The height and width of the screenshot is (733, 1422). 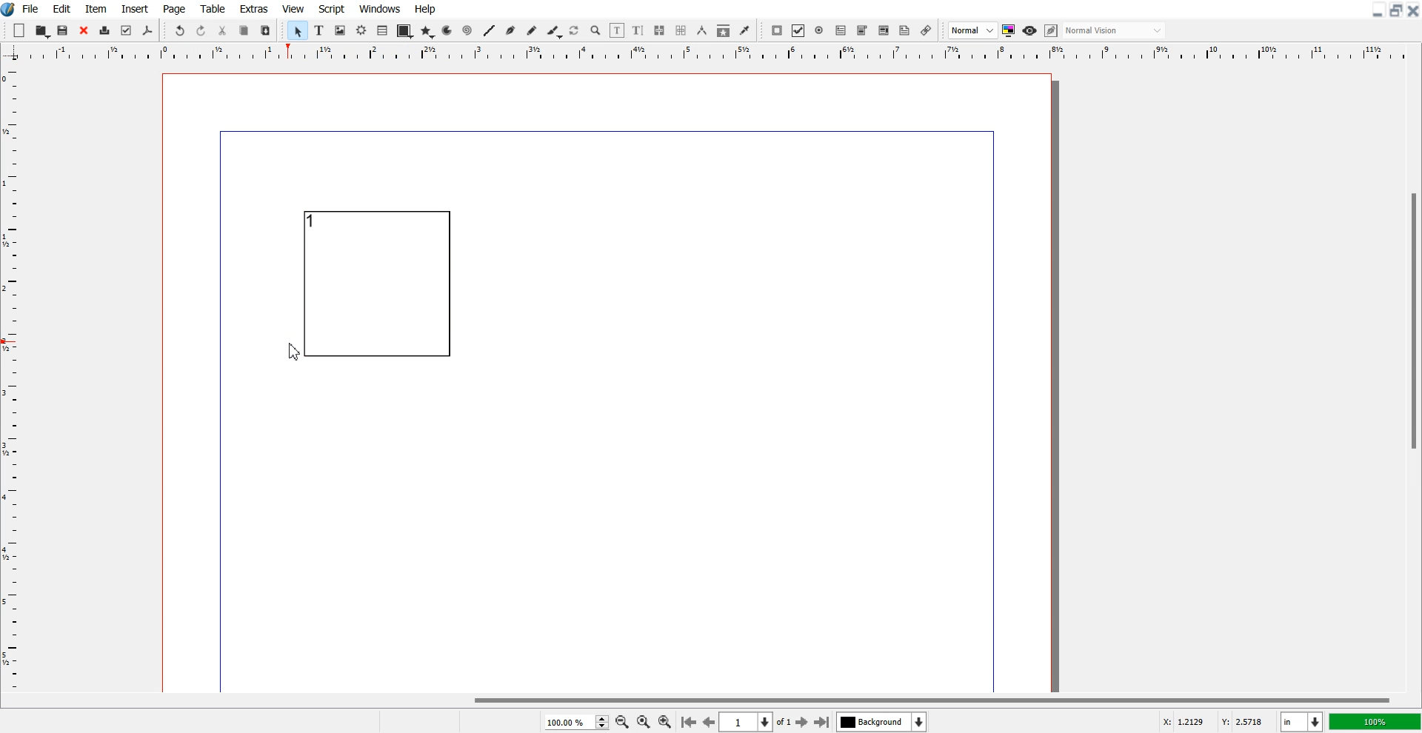 I want to click on Horizontal scroll bar, so click(x=711, y=698).